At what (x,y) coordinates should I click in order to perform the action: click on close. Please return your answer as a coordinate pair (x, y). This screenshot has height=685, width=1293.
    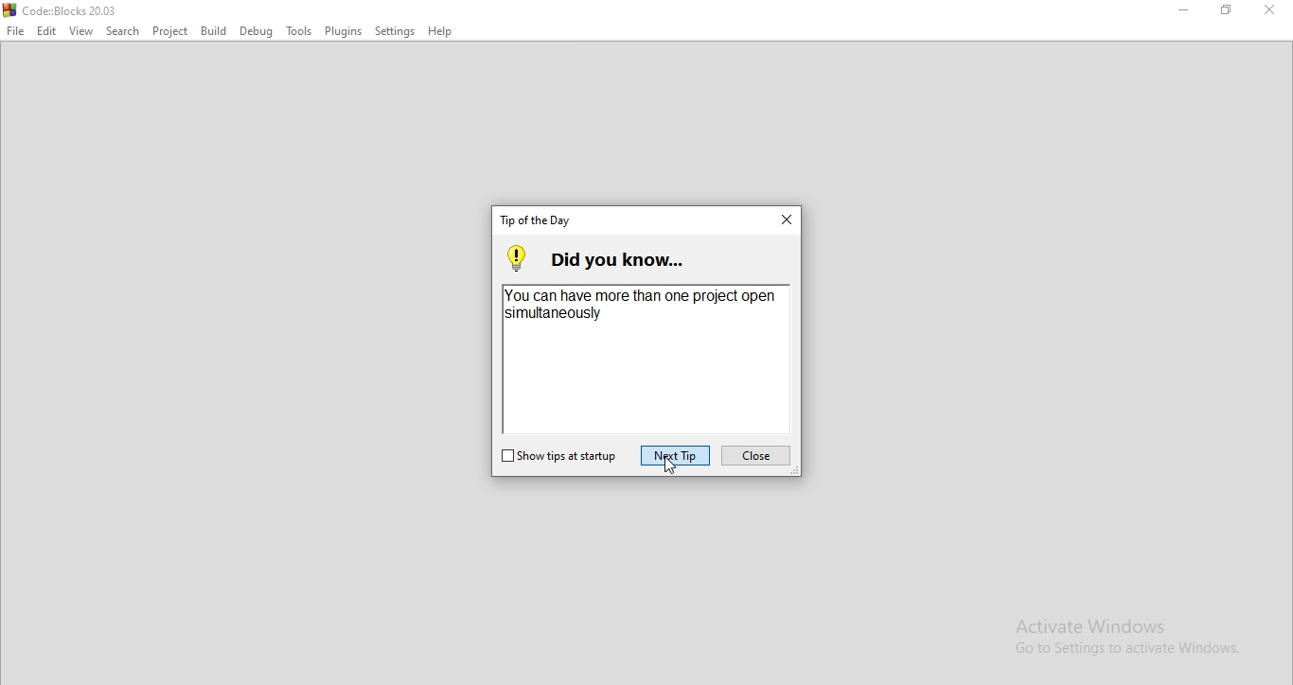
    Looking at the image, I should click on (756, 456).